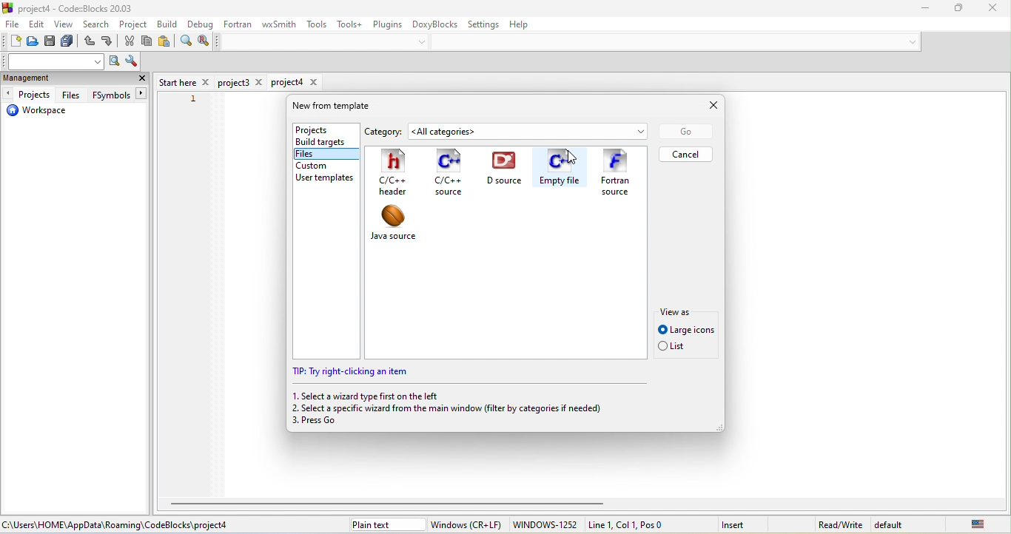 Image resolution: width=1011 pixels, height=534 pixels. Describe the element at coordinates (11, 42) in the screenshot. I see `new` at that location.